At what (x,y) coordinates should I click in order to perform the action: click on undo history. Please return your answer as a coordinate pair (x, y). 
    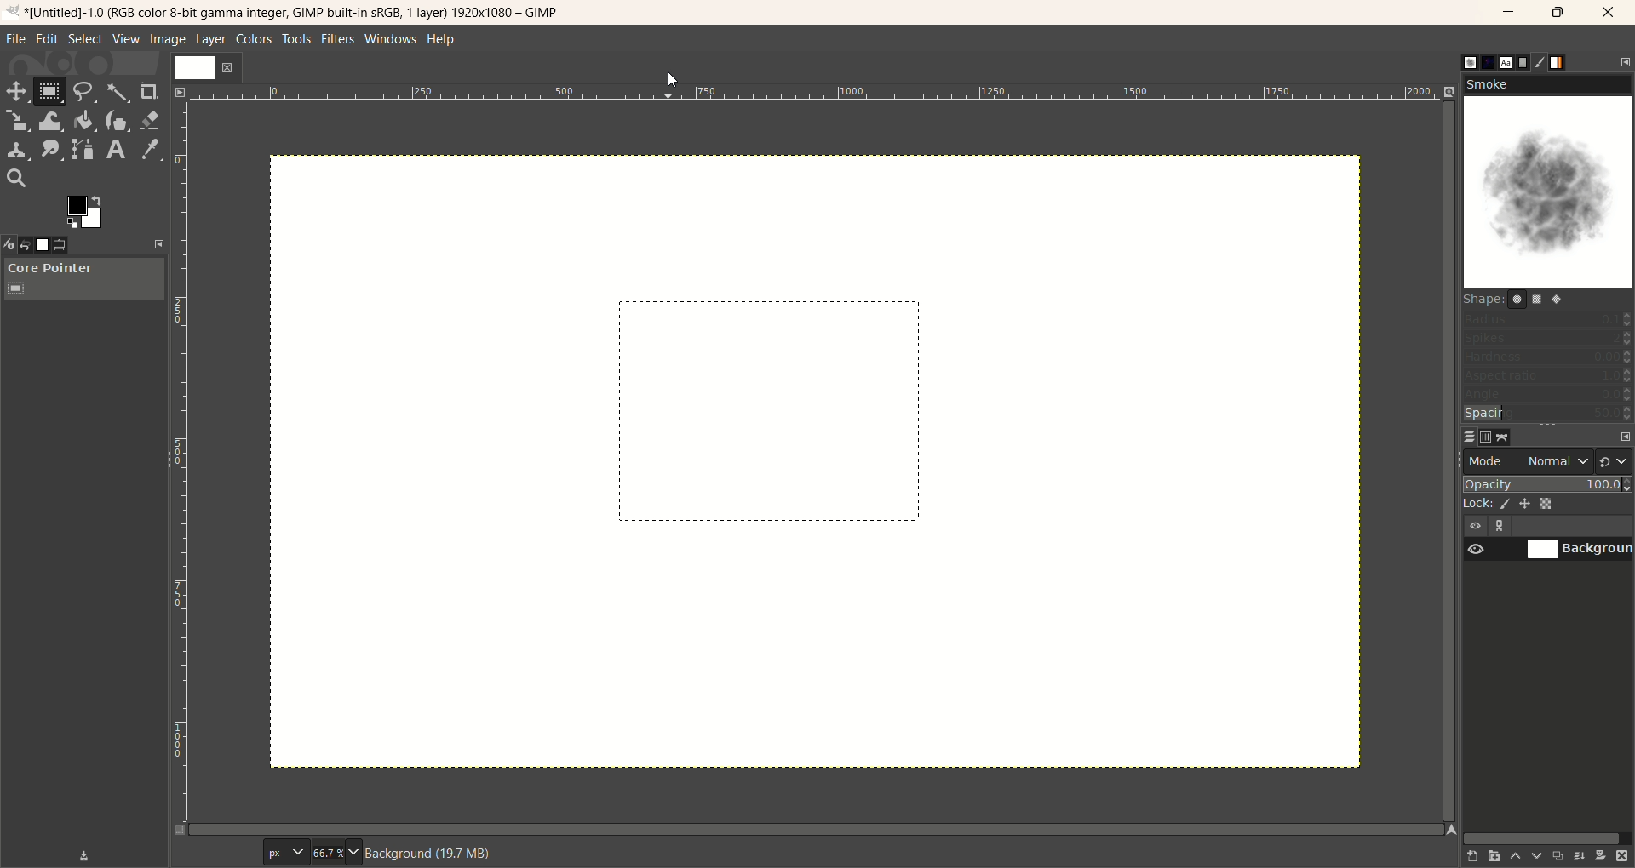
    Looking at the image, I should click on (24, 247).